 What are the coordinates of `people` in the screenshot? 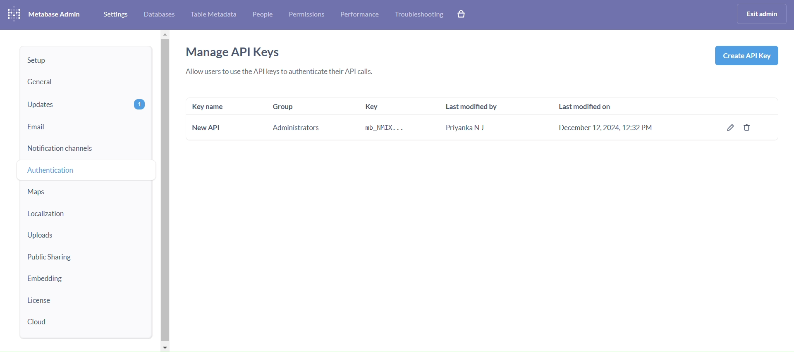 It's located at (263, 15).